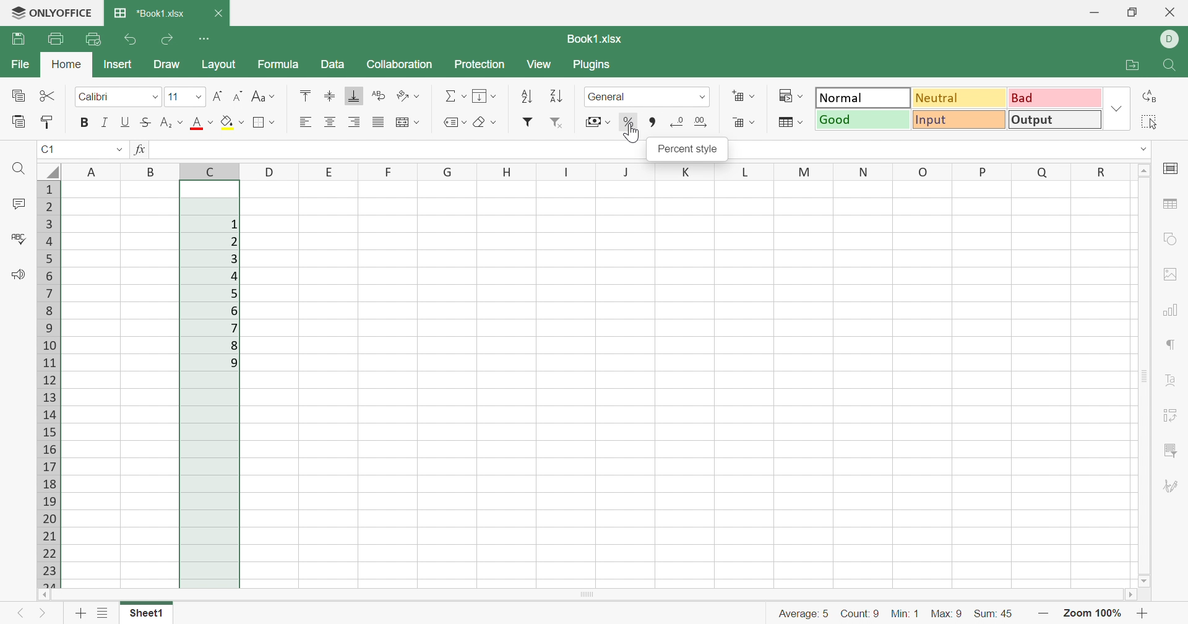 This screenshot has height=624, width=1188. I want to click on Signature settings, so click(1172, 487).